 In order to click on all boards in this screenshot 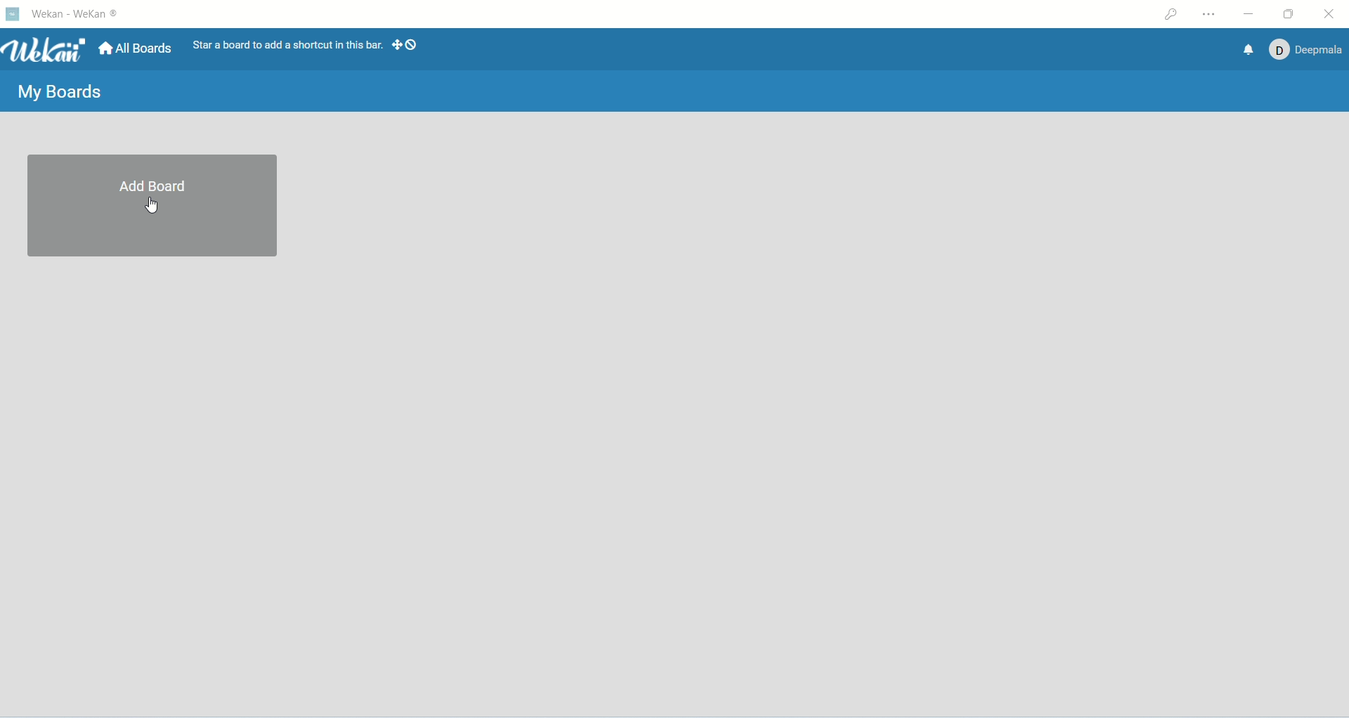, I will do `click(138, 48)`.